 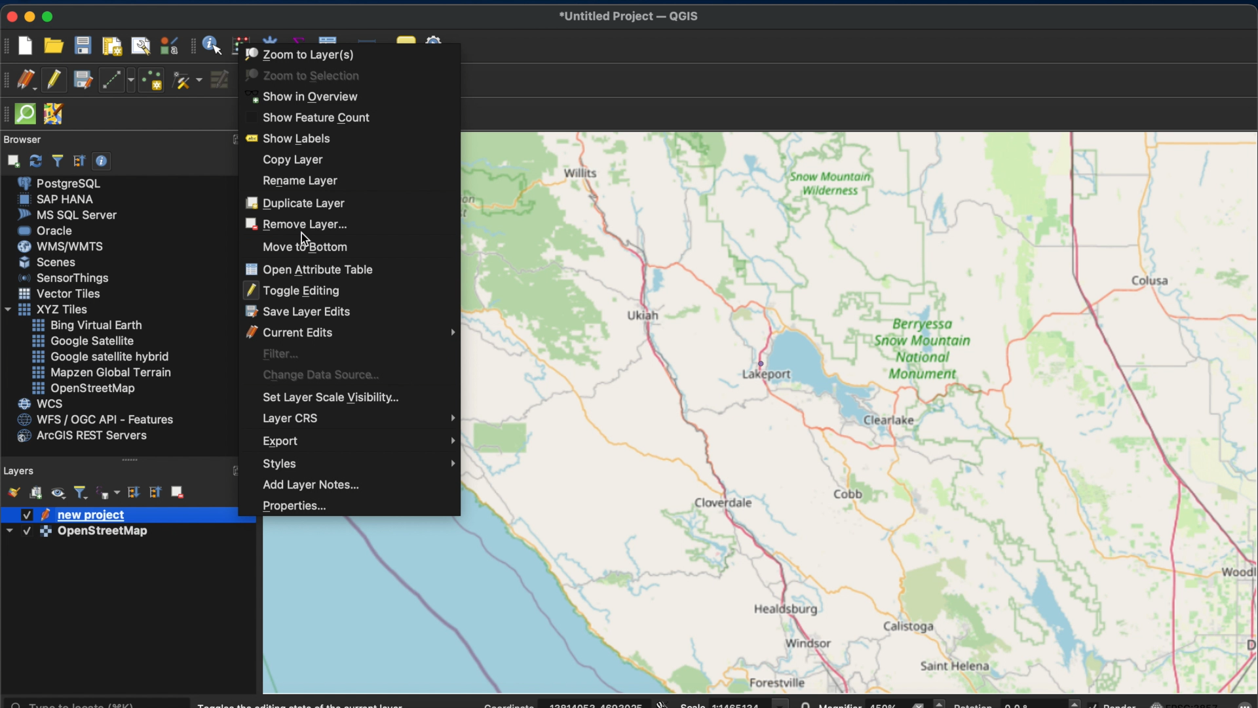 What do you see at coordinates (308, 484) in the screenshot?
I see `add layer notes` at bounding box center [308, 484].